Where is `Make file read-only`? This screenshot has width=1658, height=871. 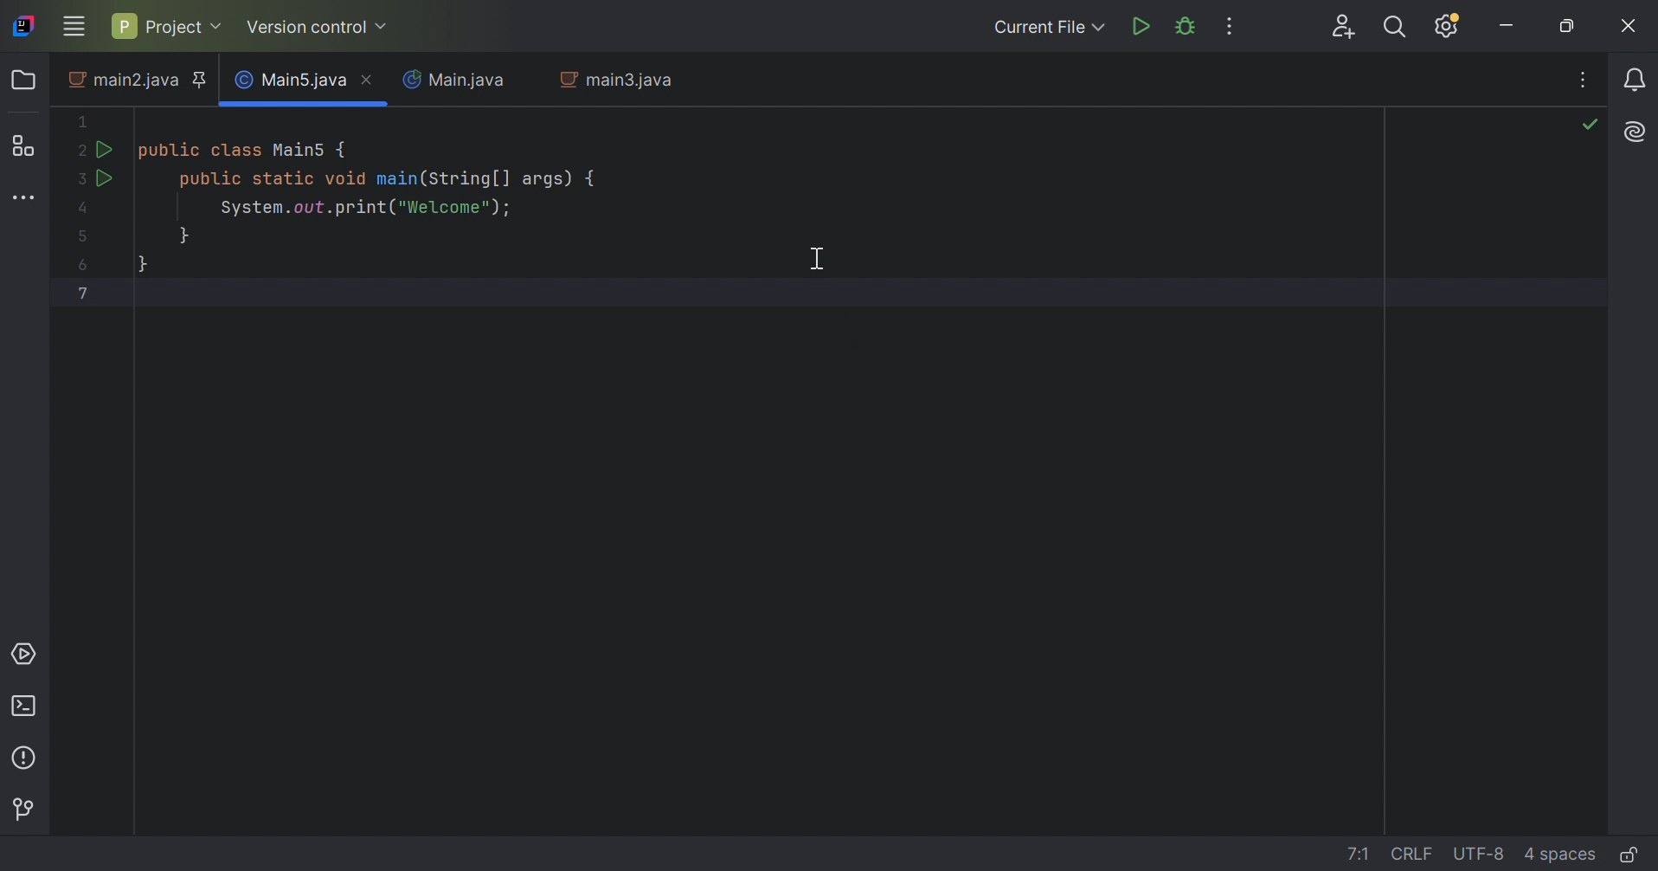
Make file read-only is located at coordinates (1630, 855).